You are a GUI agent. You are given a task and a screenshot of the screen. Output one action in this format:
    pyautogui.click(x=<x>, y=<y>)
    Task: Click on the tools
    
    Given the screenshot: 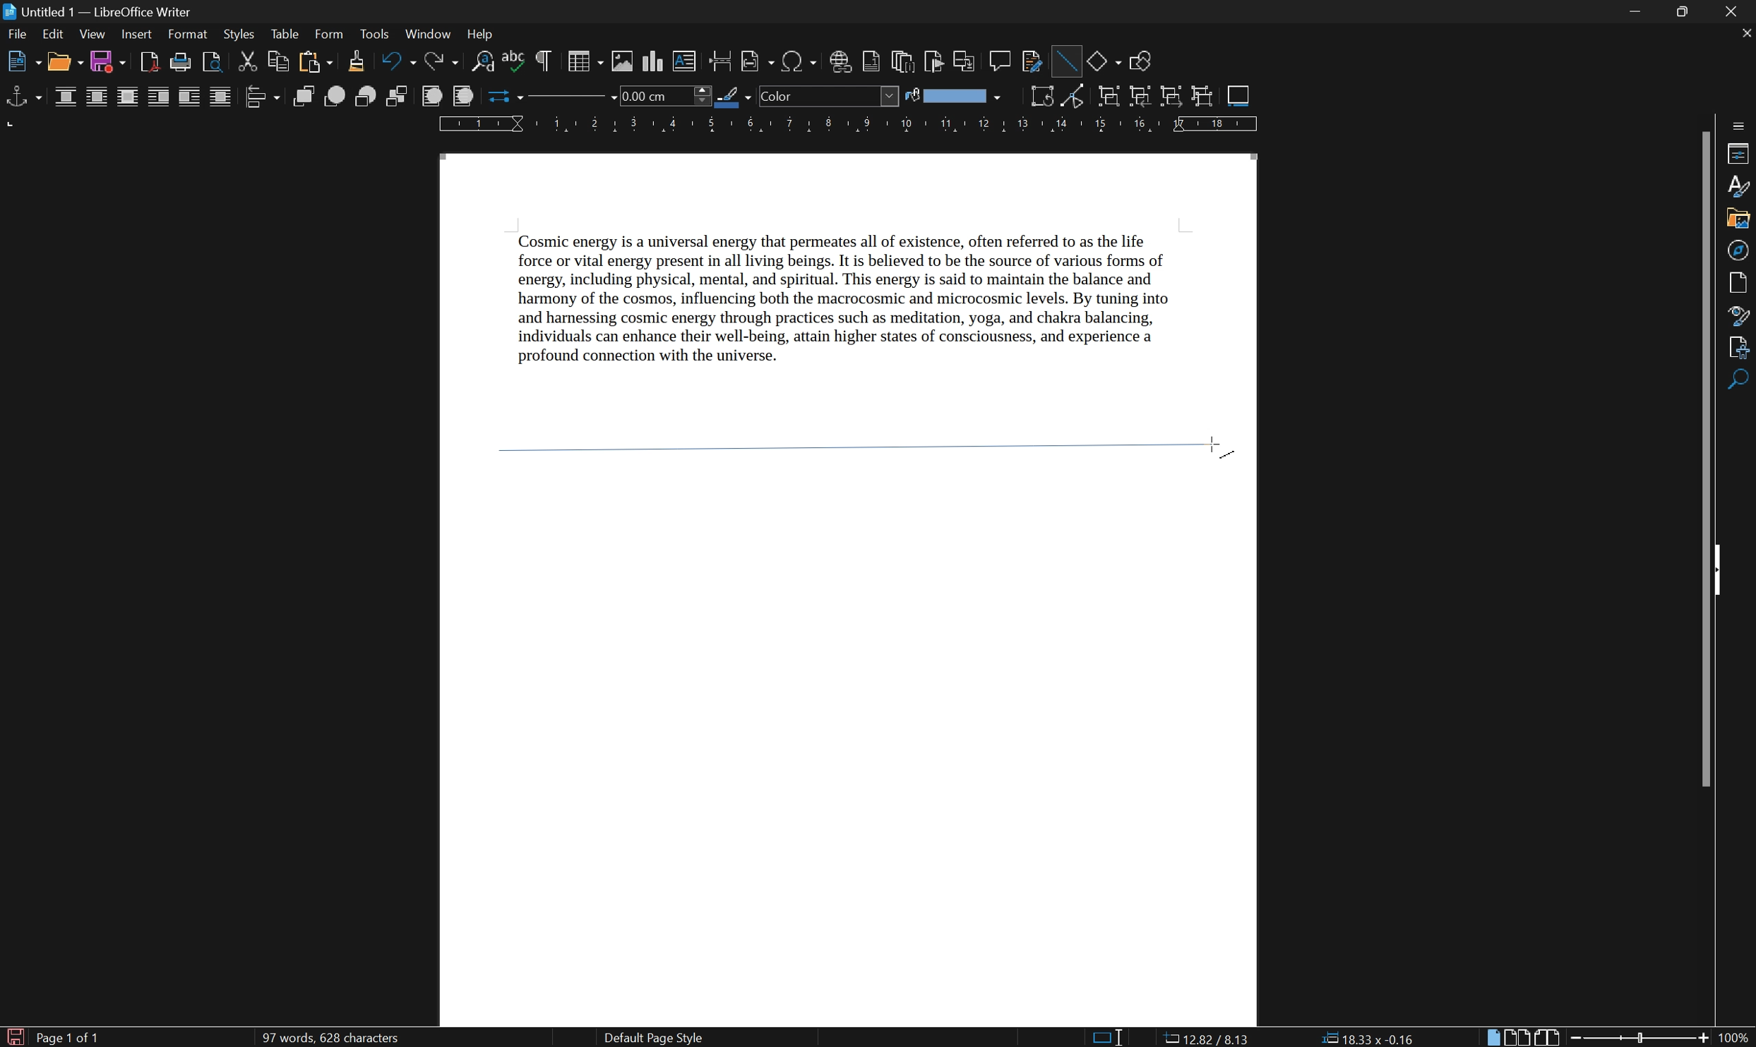 What is the action you would take?
    pyautogui.click(x=376, y=35)
    